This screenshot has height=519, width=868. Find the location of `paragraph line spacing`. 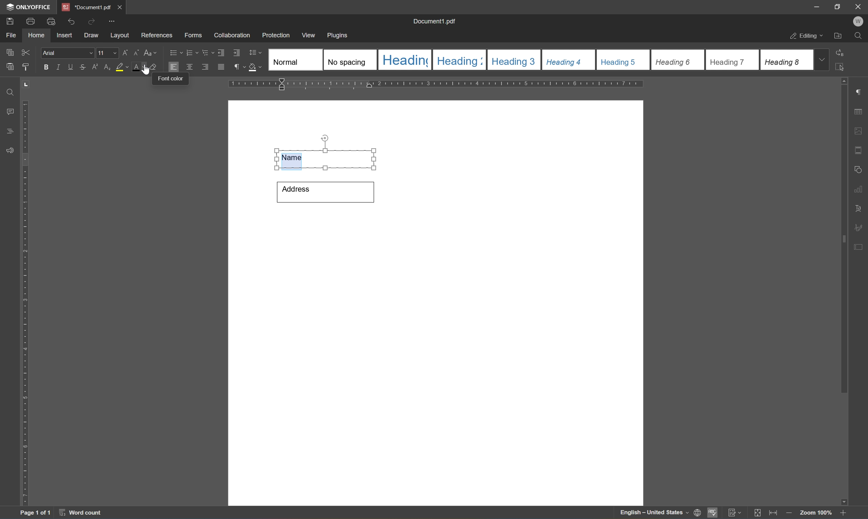

paragraph line spacing is located at coordinates (257, 52).